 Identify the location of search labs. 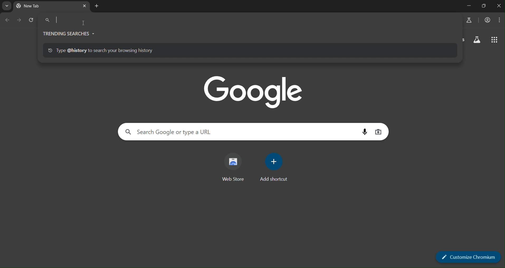
(478, 41).